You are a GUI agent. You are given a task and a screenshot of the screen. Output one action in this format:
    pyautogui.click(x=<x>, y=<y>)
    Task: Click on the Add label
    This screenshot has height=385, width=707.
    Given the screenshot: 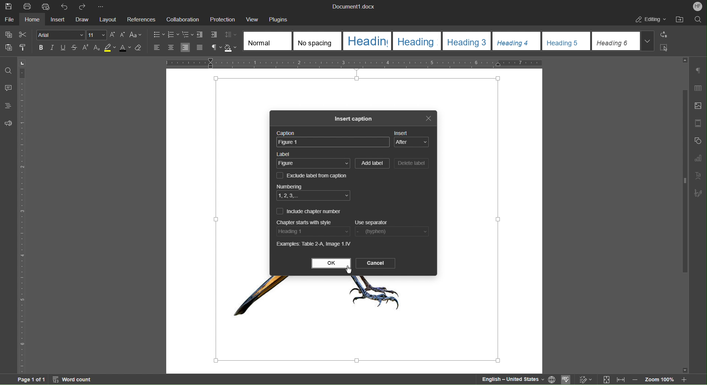 What is the action you would take?
    pyautogui.click(x=372, y=164)
    